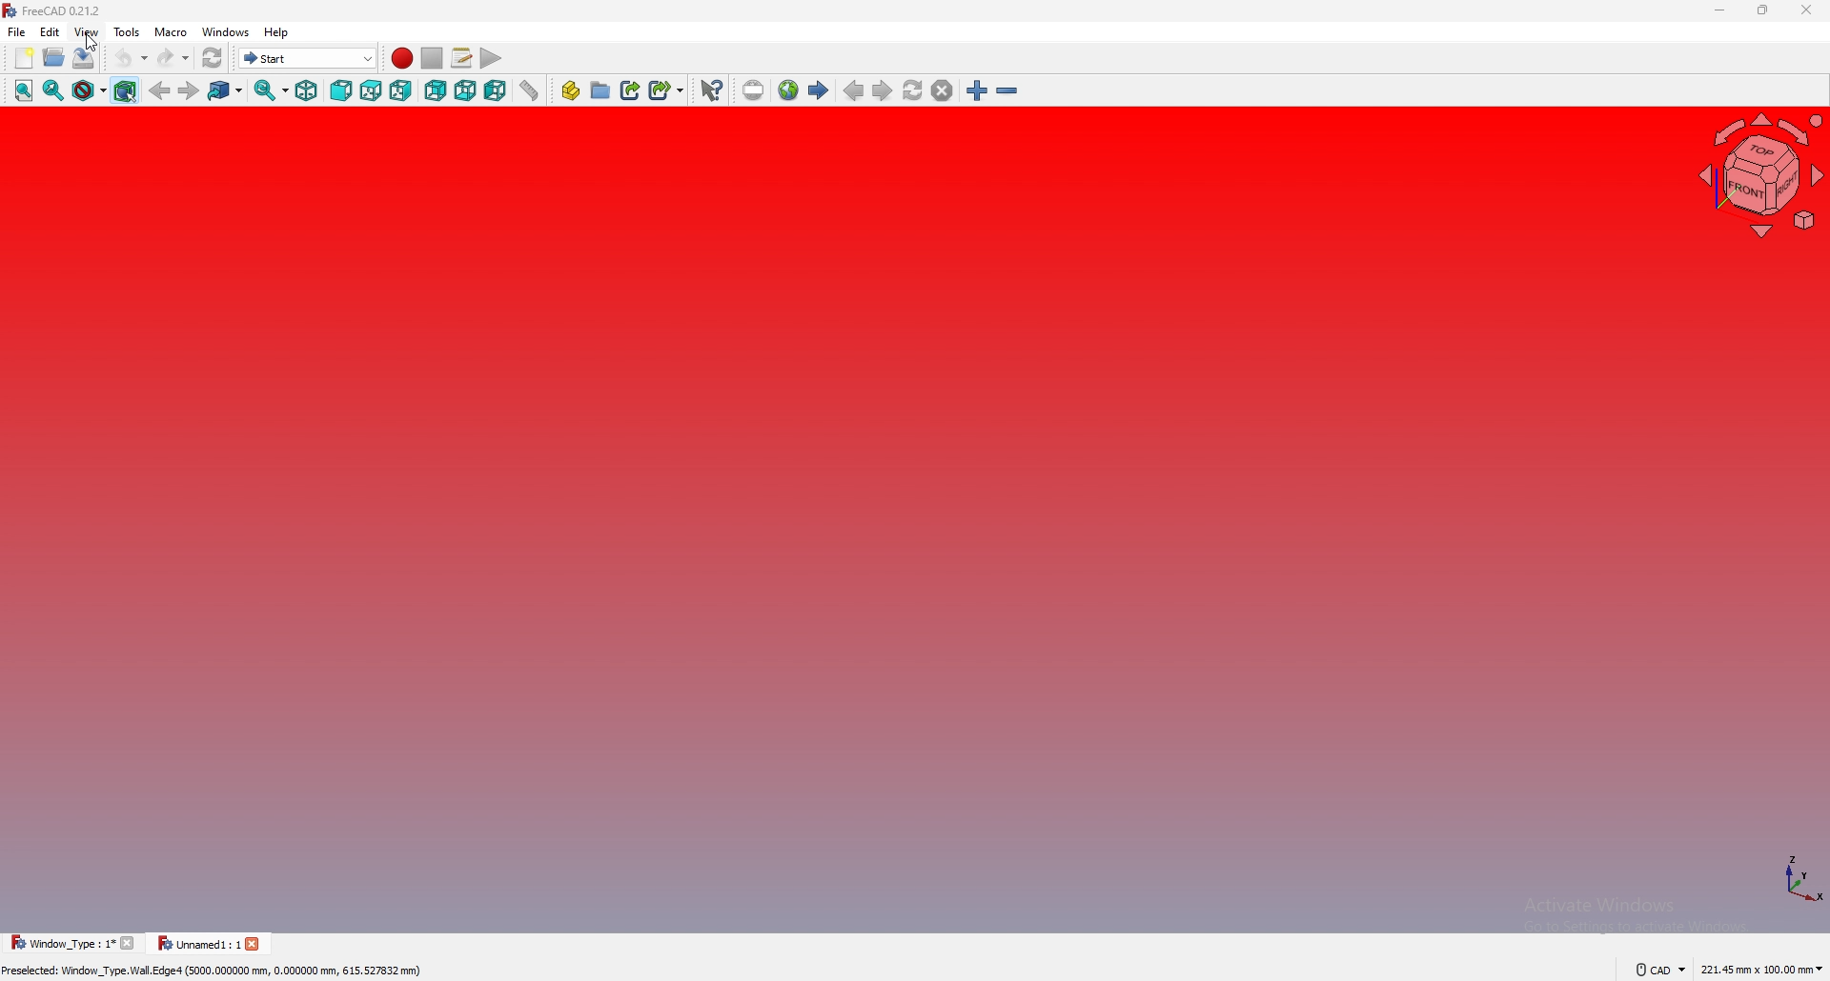 The image size is (1830, 981). Describe the element at coordinates (601, 90) in the screenshot. I see `create group` at that location.